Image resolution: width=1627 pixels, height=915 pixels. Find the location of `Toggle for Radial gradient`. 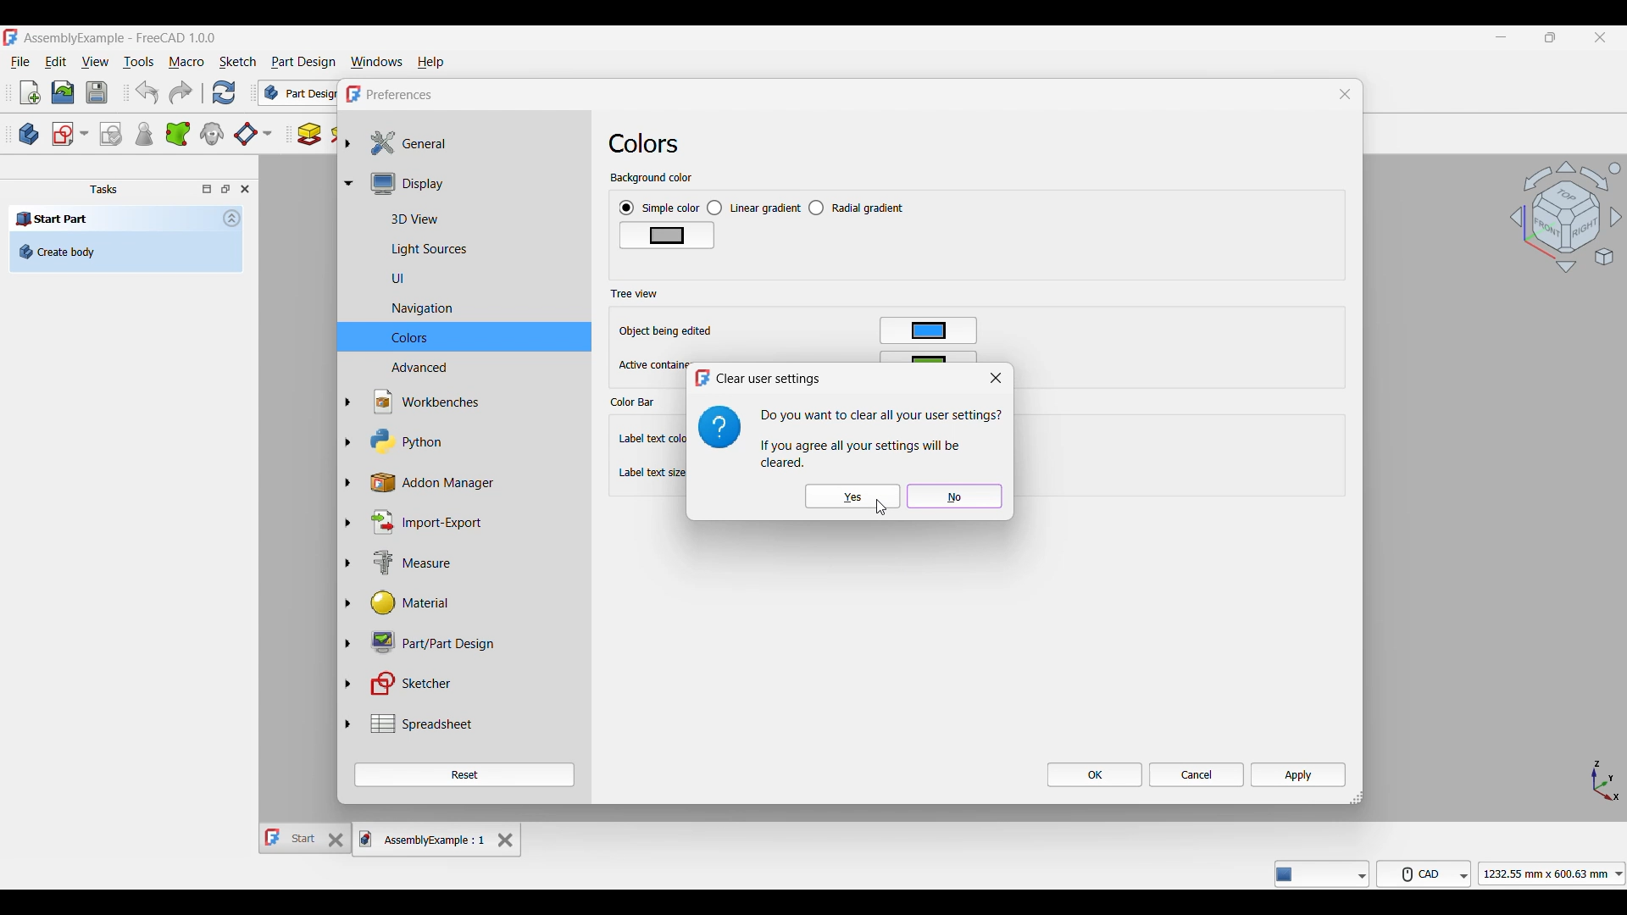

Toggle for Radial gradient is located at coordinates (857, 208).